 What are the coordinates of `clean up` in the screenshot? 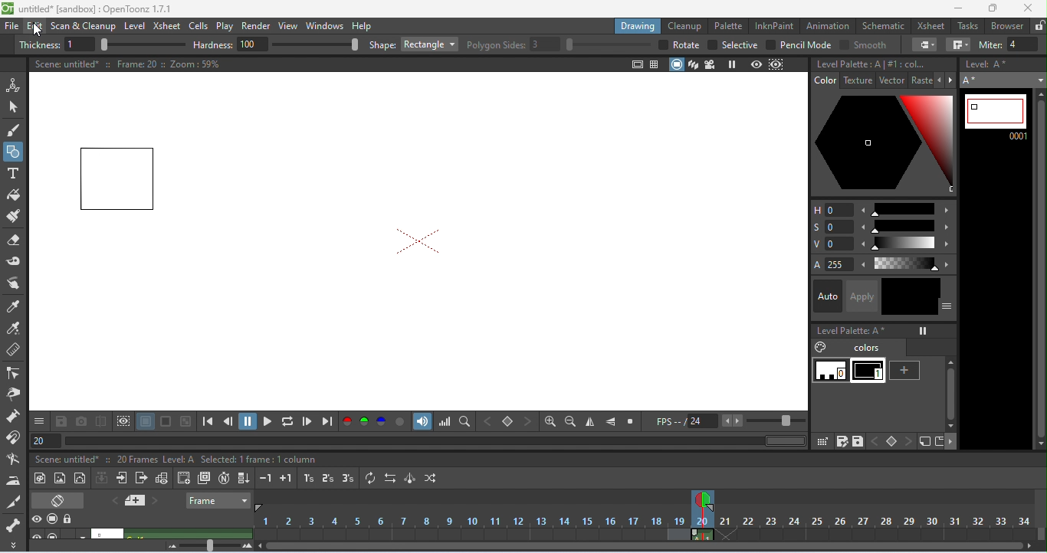 It's located at (684, 27).